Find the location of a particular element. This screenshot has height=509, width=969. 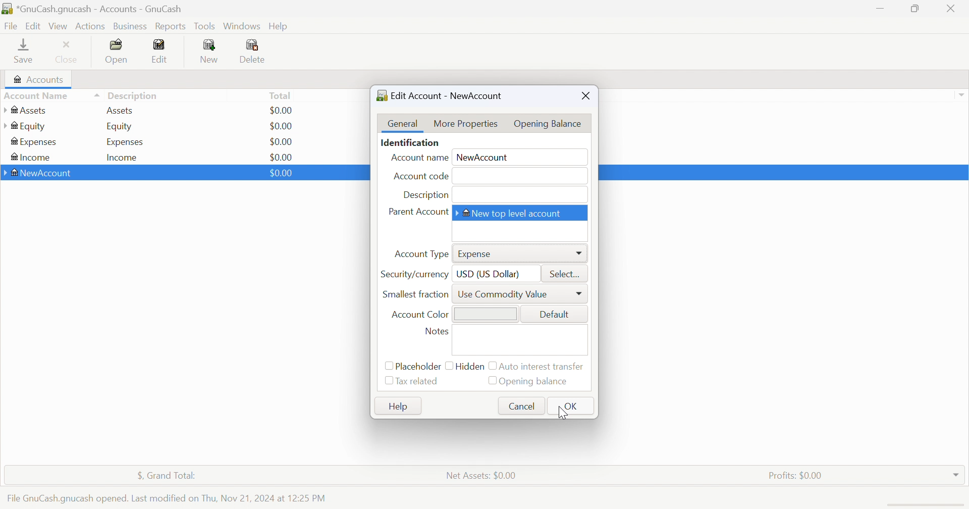

Account Type is located at coordinates (420, 255).